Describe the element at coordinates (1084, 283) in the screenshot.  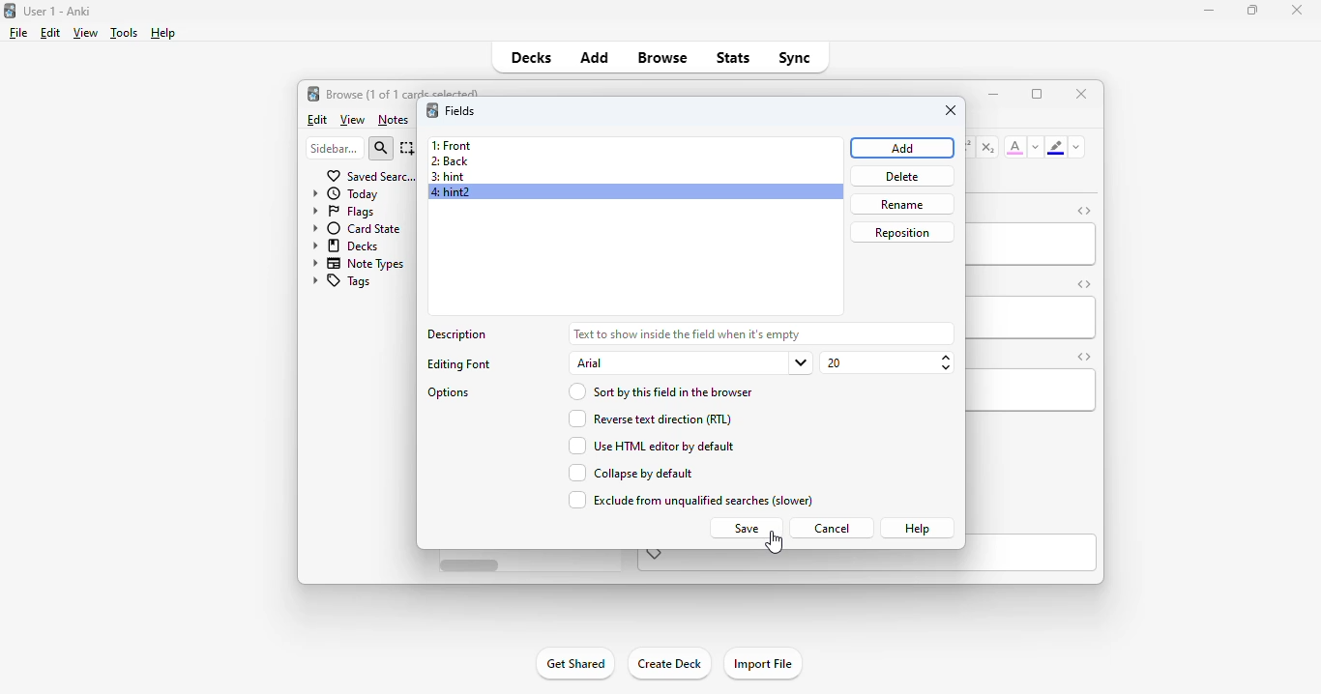
I see `toggle HTML editor` at that location.